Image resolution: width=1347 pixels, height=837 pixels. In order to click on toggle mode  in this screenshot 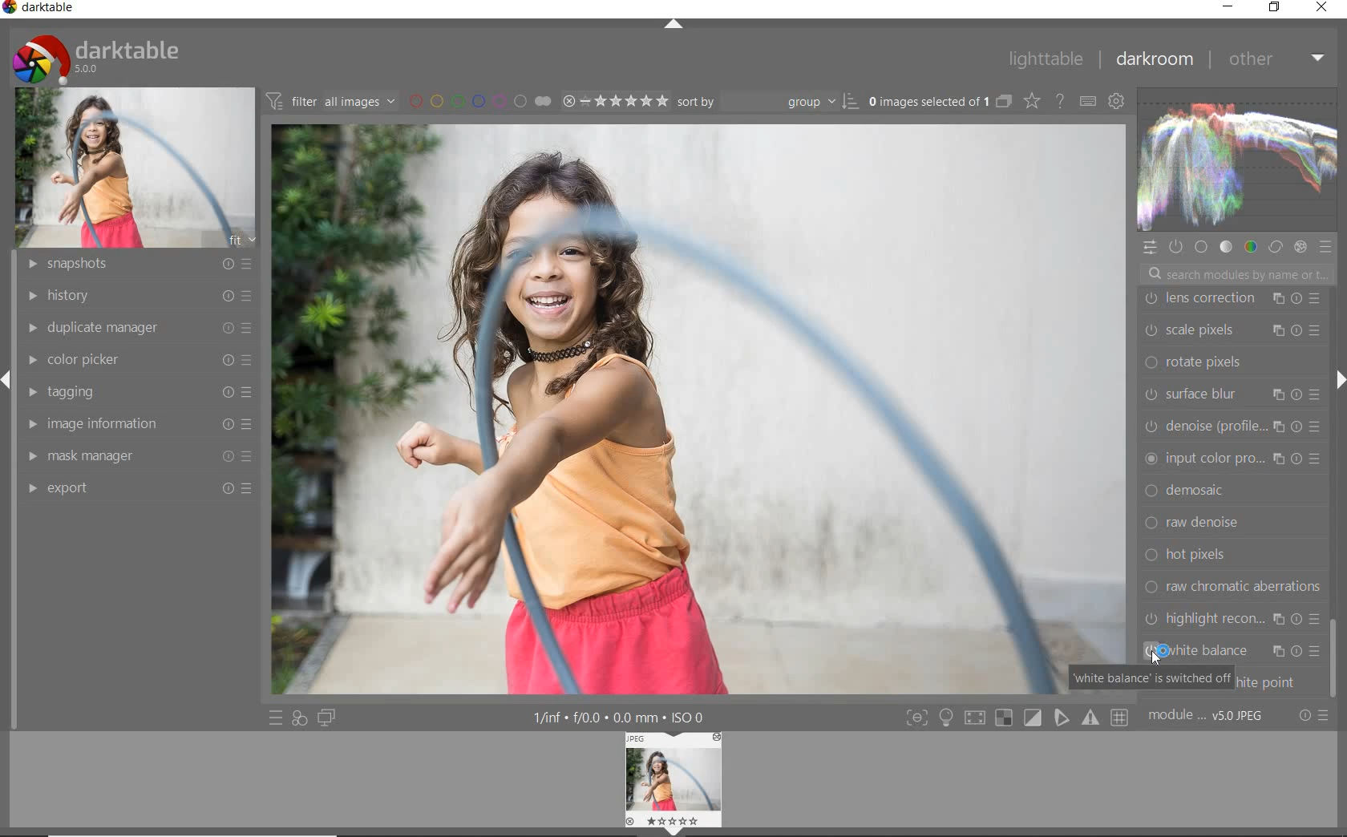, I will do `click(978, 717)`.